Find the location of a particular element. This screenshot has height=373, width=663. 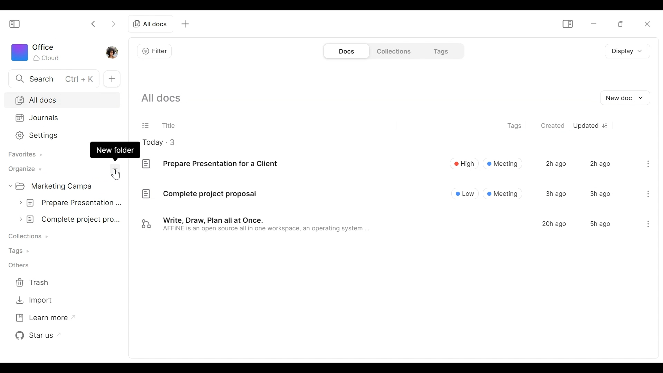

Filter is located at coordinates (155, 50).